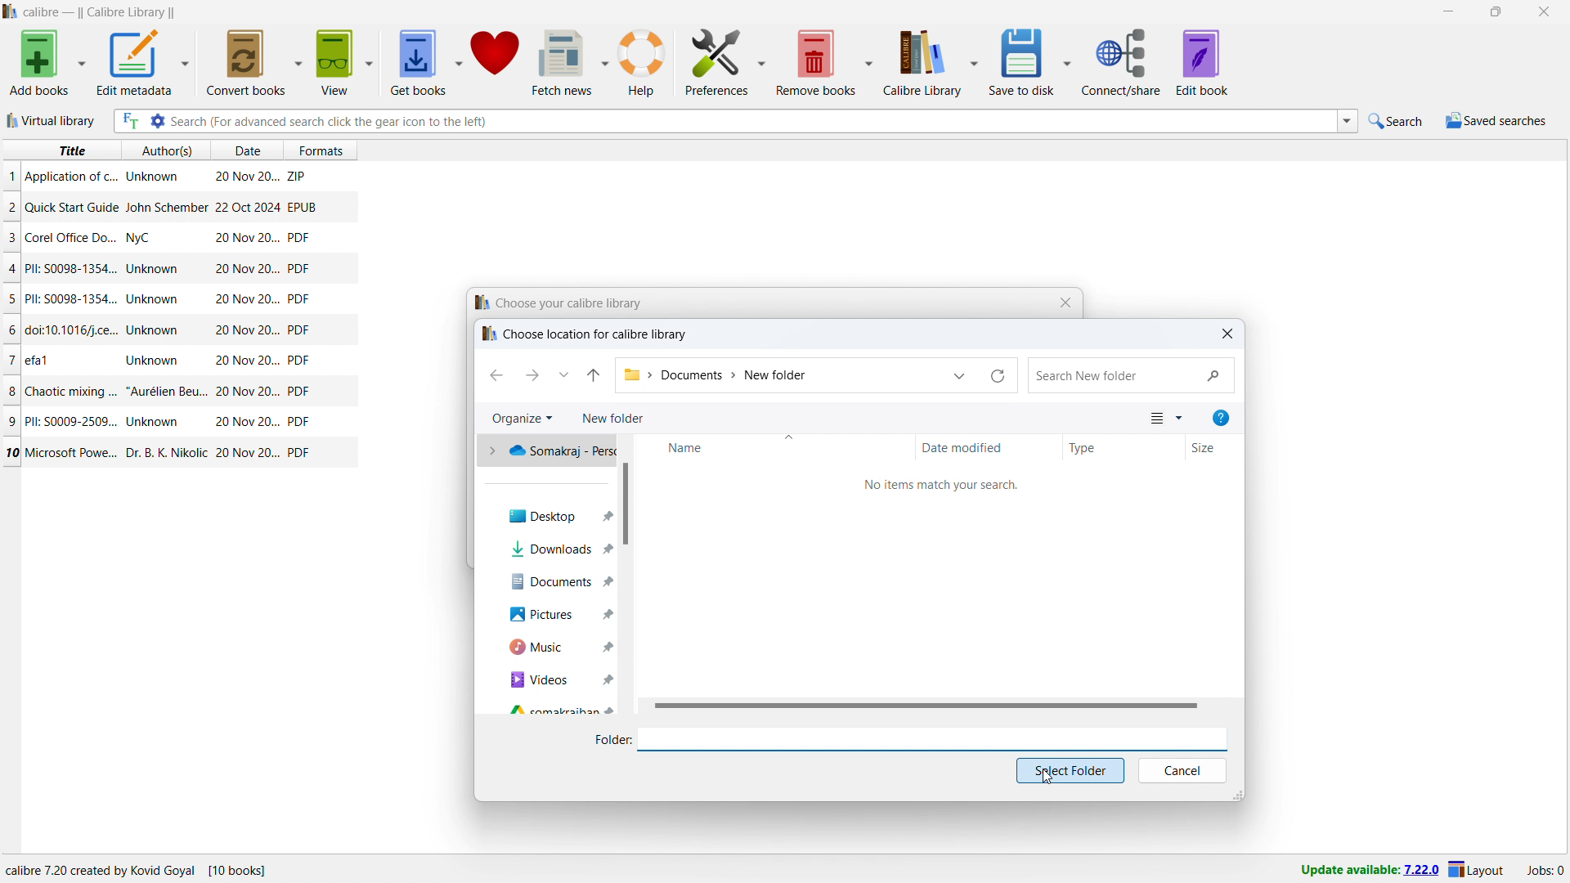 Image resolution: width=1570 pixels, height=883 pixels. Describe the element at coordinates (299, 267) in the screenshot. I see `PDF` at that location.